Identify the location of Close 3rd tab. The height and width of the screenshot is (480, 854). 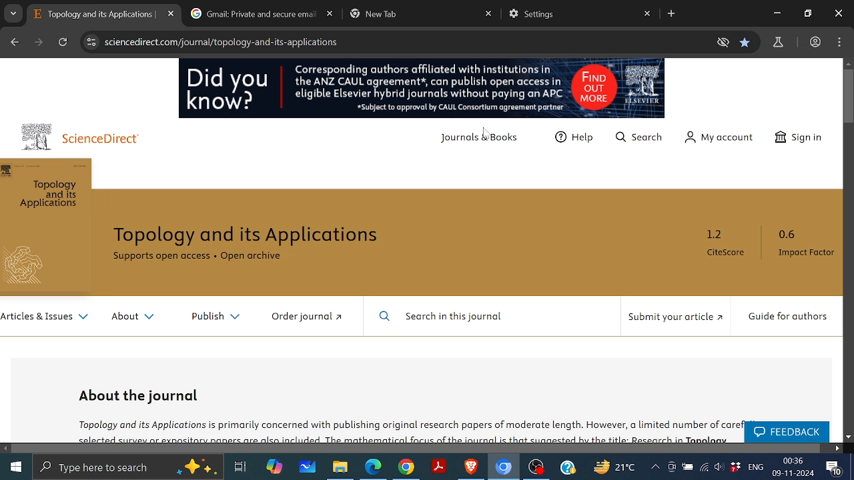
(488, 13).